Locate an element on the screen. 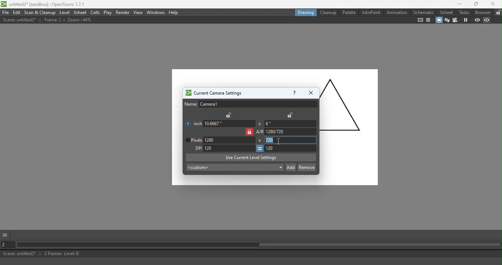 This screenshot has width=502, height=265. enter dimension is located at coordinates (229, 123).